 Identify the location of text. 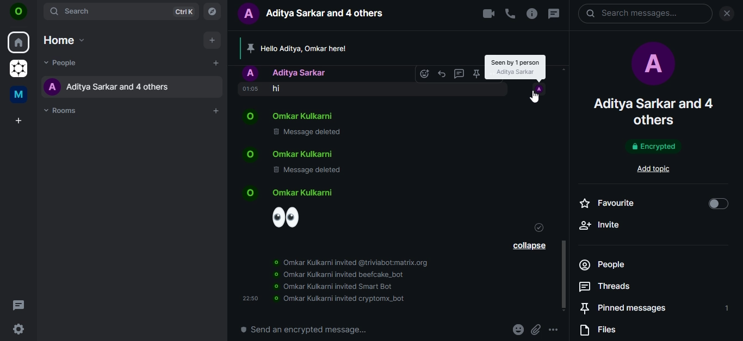
(515, 66).